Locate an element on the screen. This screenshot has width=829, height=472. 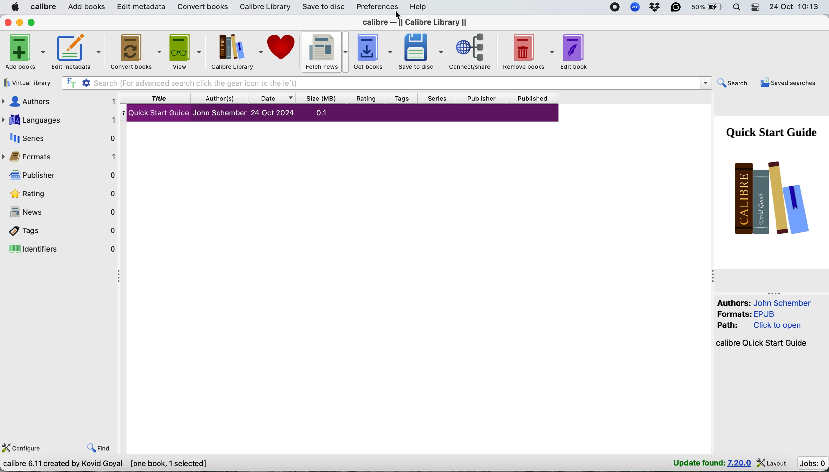
gl Quick Start Guide John Schember 24 Oct 2024 0.1 is located at coordinates (235, 114).